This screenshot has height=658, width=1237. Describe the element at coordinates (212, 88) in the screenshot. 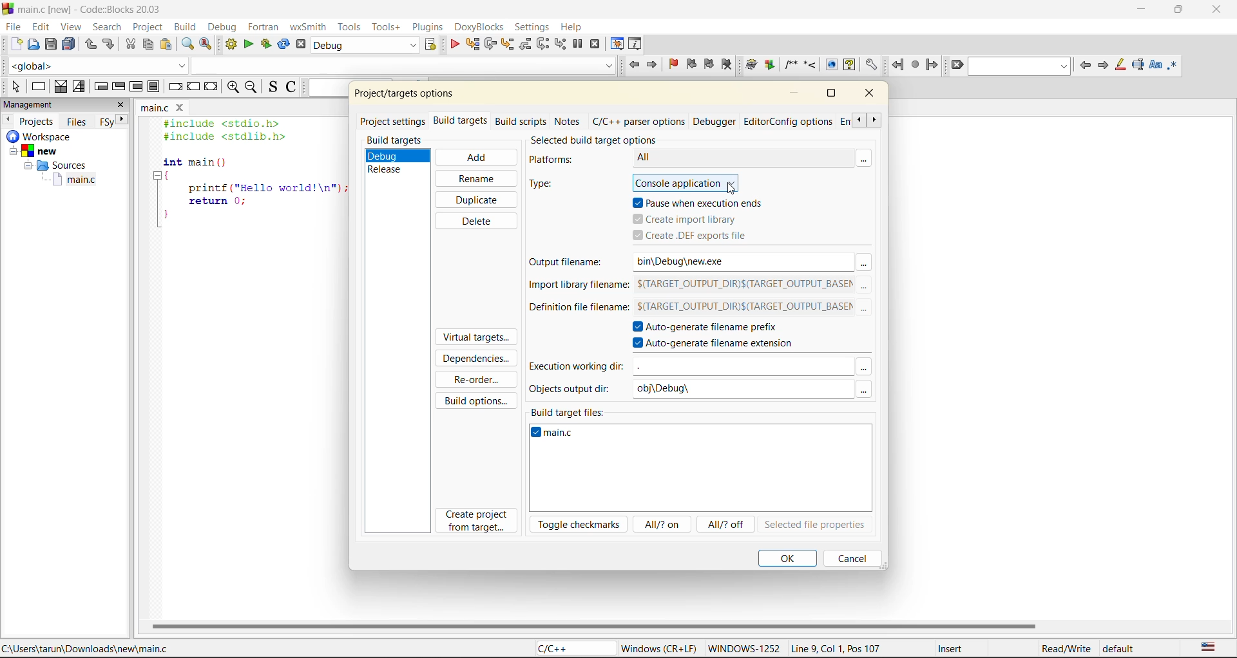

I see `return instruction` at that location.